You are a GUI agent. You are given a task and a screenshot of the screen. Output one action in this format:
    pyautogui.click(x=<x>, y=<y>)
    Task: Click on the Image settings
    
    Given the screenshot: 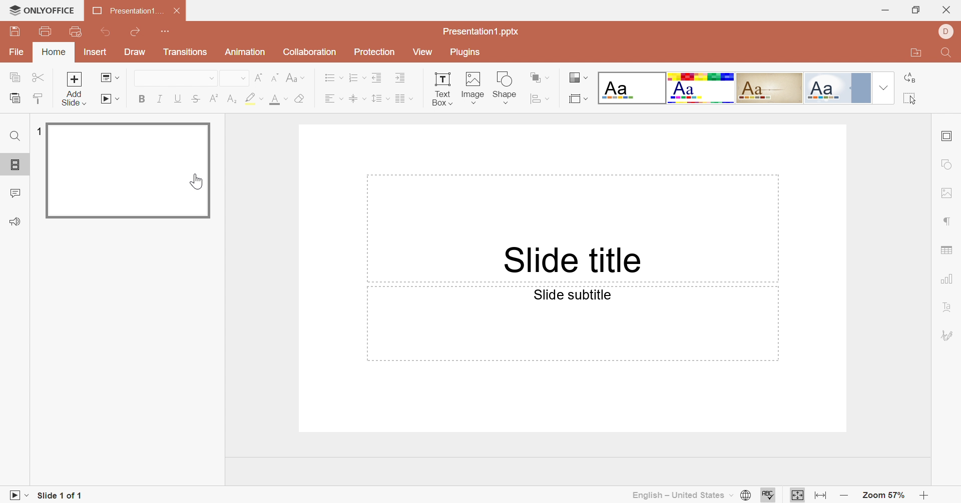 What is the action you would take?
    pyautogui.click(x=948, y=192)
    